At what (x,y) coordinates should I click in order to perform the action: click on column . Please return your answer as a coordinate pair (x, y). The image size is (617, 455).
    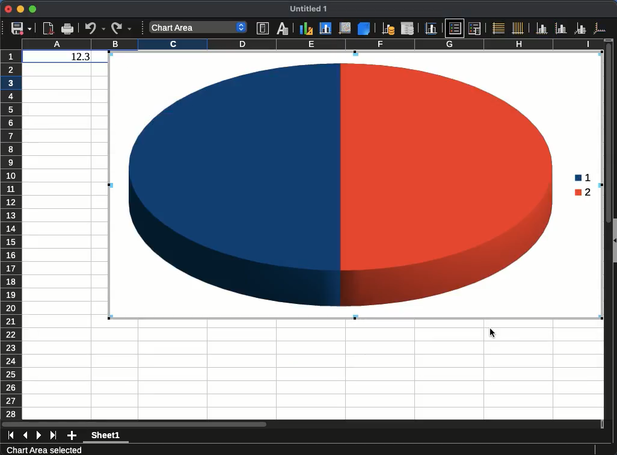
    Looking at the image, I should click on (312, 43).